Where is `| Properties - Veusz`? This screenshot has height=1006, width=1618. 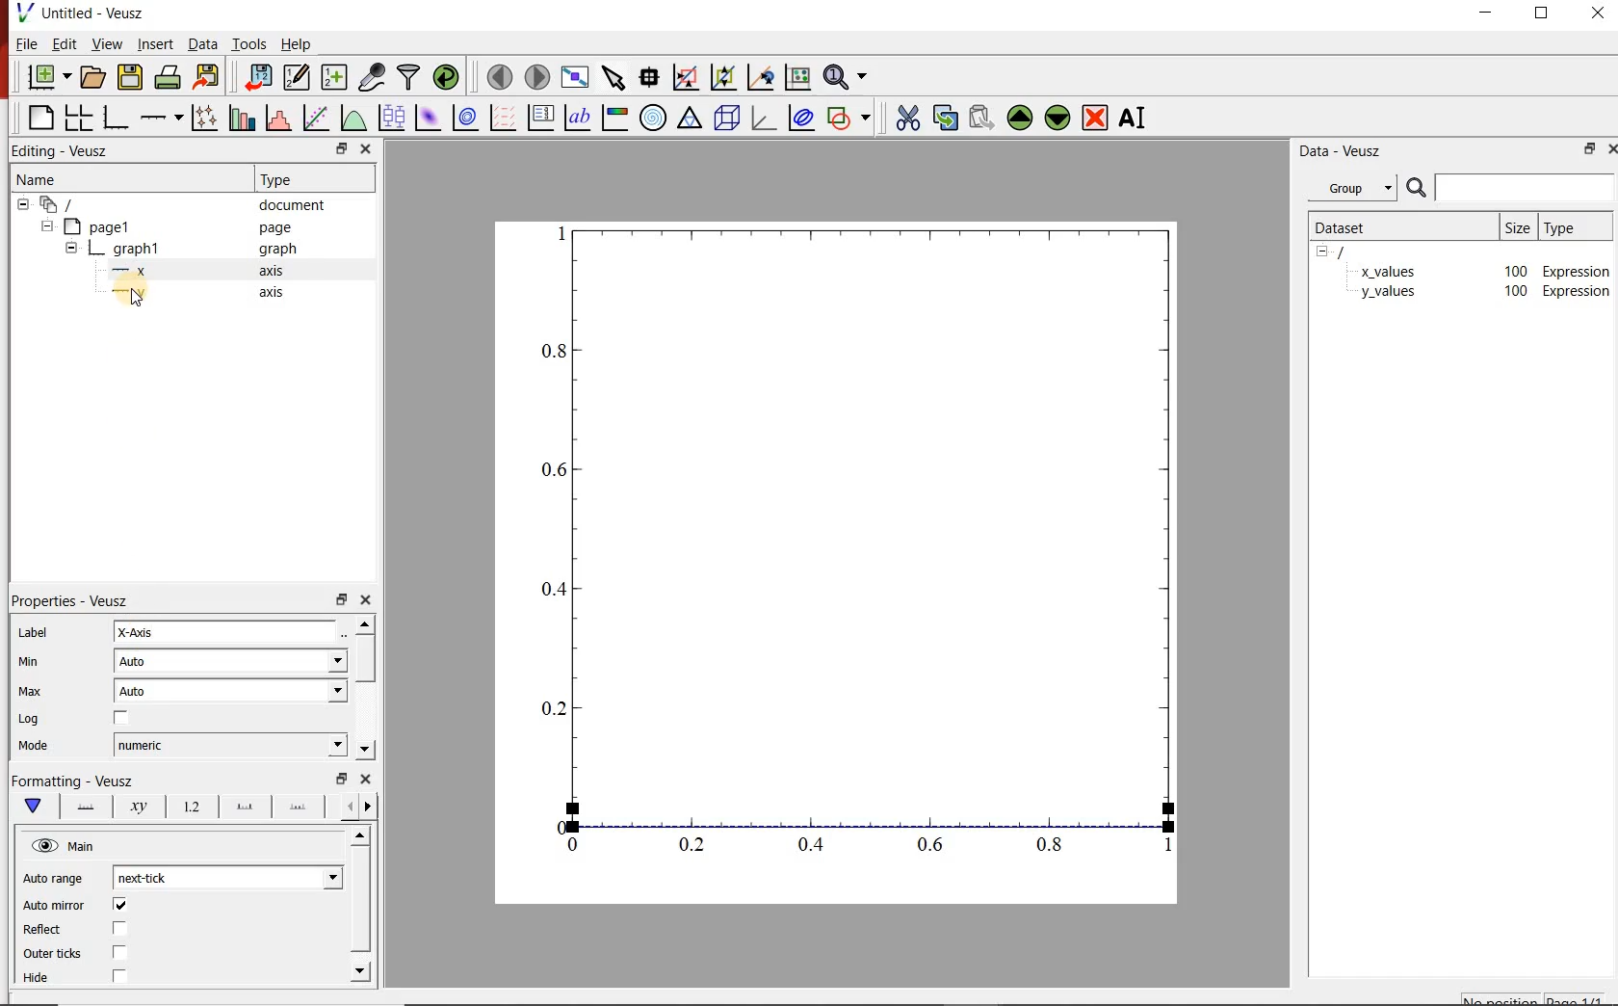 | Properties - Veusz is located at coordinates (73, 597).